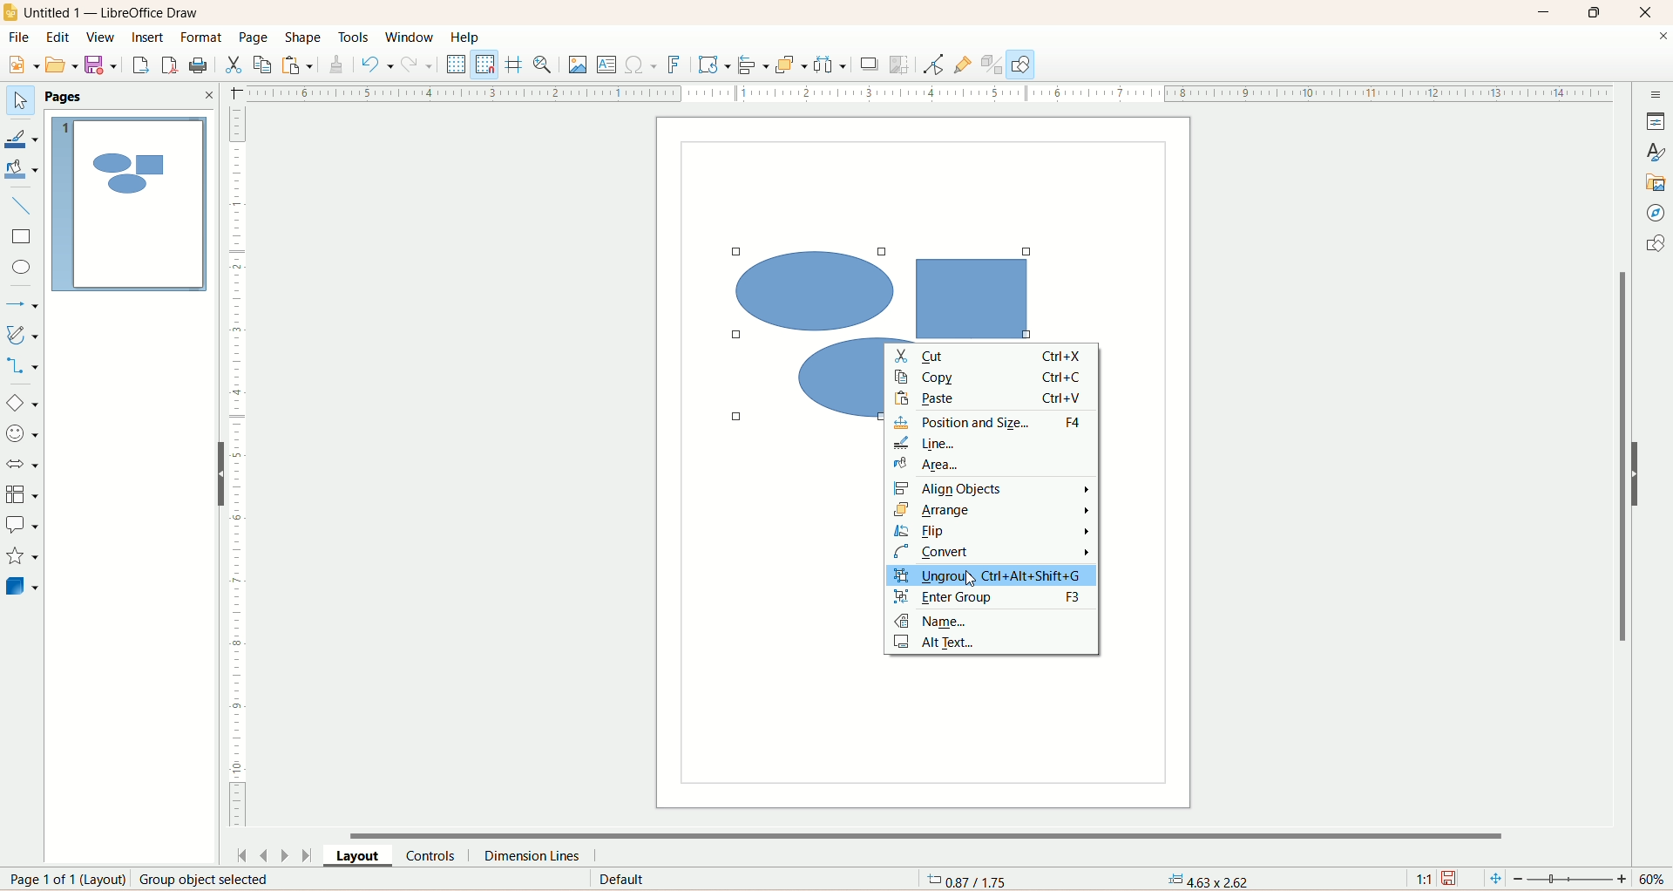 The width and height of the screenshot is (1673, 891). I want to click on layout, so click(359, 854).